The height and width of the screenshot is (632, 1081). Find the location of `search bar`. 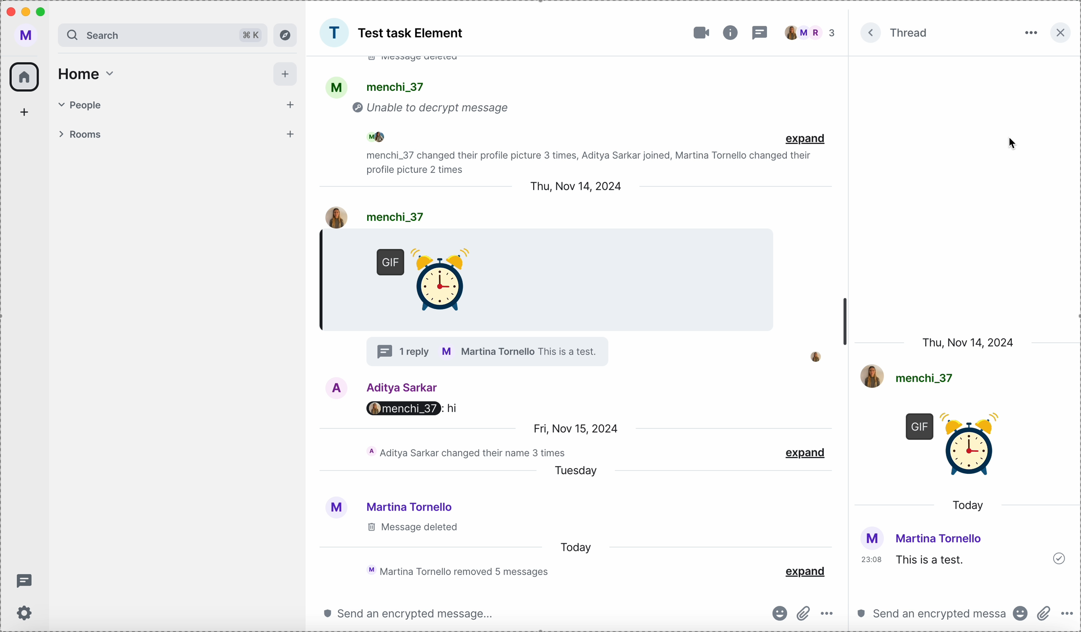

search bar is located at coordinates (163, 35).